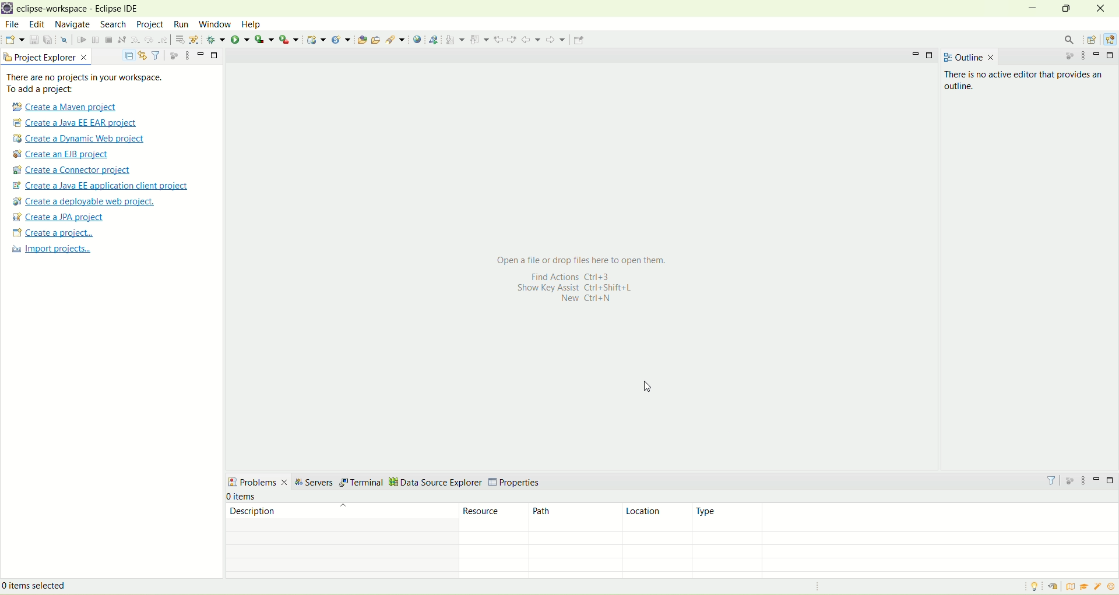  Describe the element at coordinates (52, 585) in the screenshot. I see `items selected` at that location.